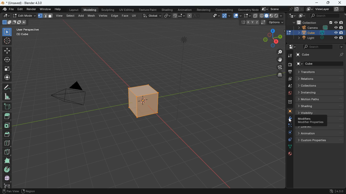 This screenshot has height=194, width=346. I want to click on shading, so click(168, 9).